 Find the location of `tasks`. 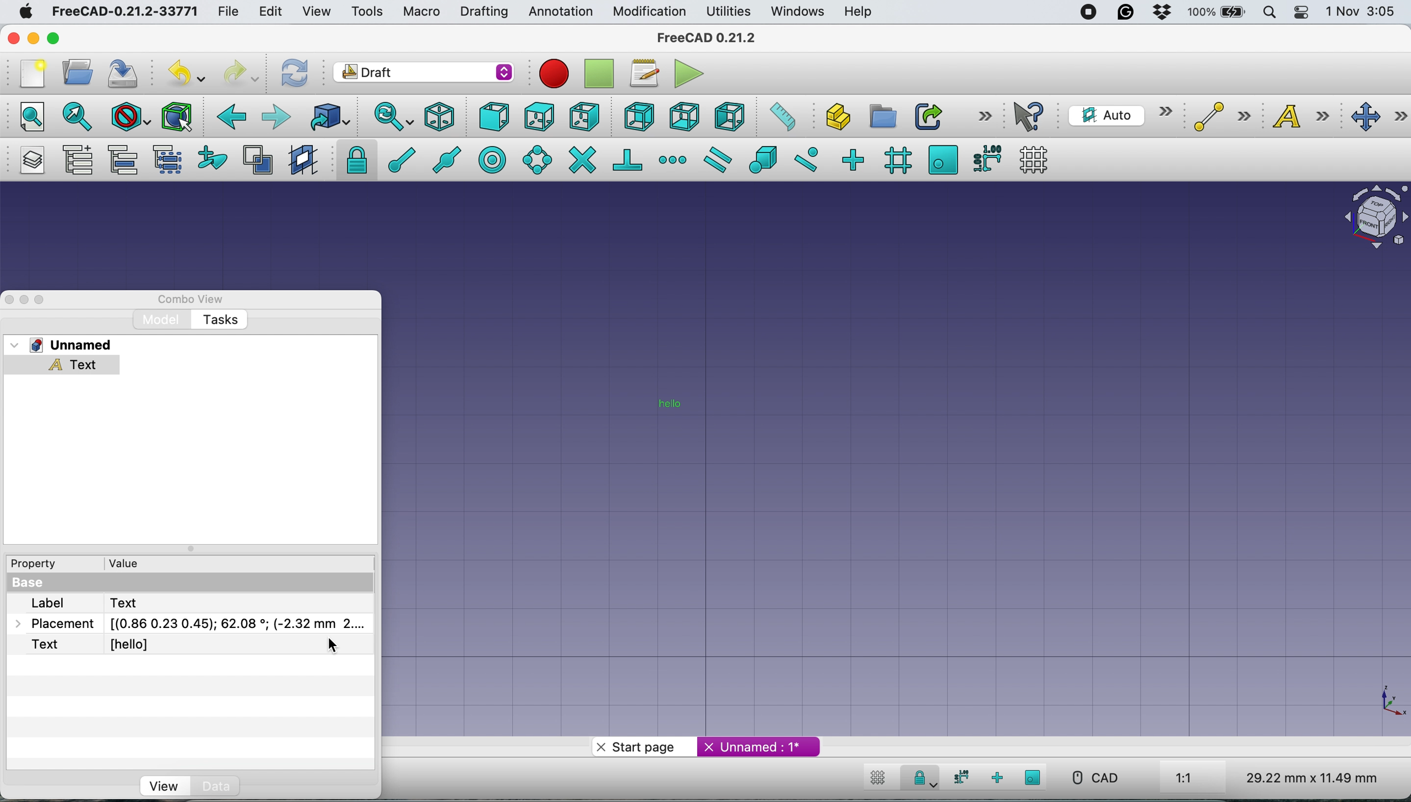

tasks is located at coordinates (213, 320).